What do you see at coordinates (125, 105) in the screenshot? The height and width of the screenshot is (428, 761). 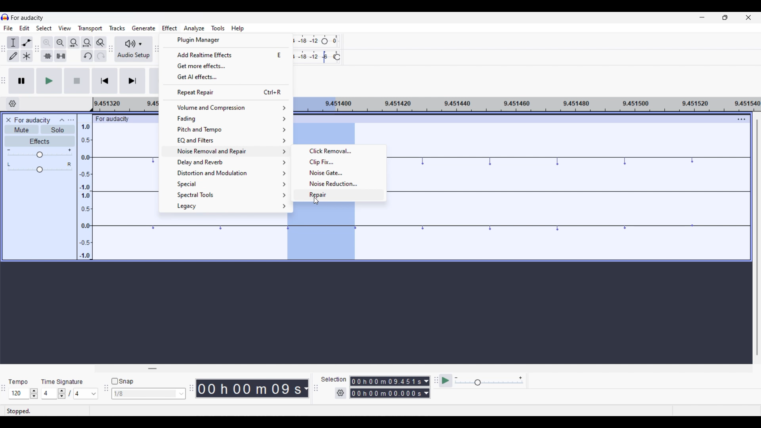 I see `Scale for measuring length of track` at bounding box center [125, 105].